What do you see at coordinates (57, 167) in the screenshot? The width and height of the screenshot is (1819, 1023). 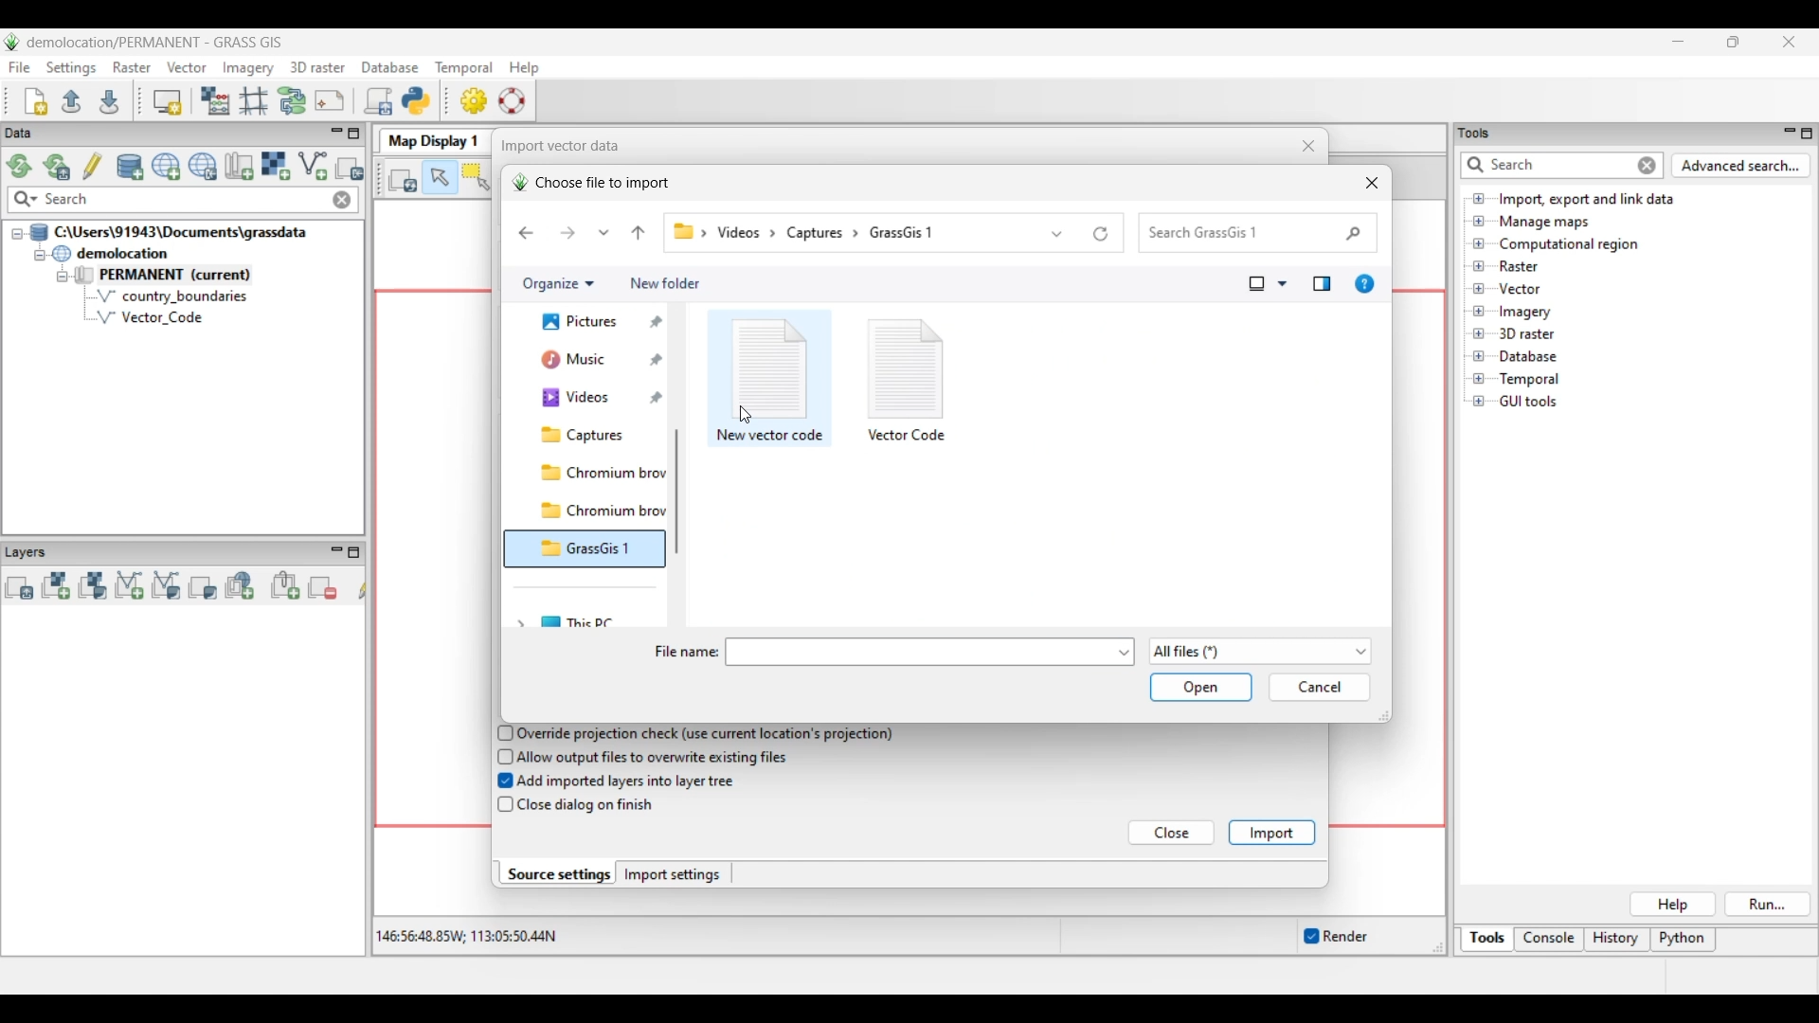 I see `Reload current GRASS mapset only` at bounding box center [57, 167].